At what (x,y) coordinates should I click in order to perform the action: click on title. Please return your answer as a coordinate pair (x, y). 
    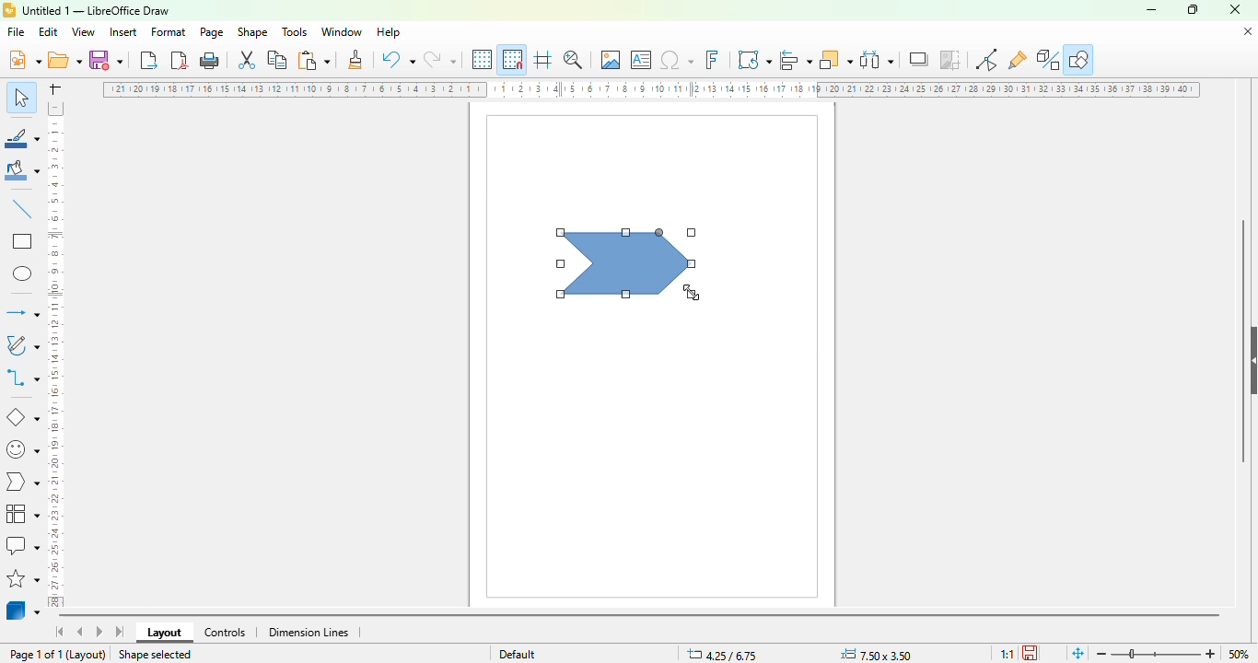
    Looking at the image, I should click on (96, 11).